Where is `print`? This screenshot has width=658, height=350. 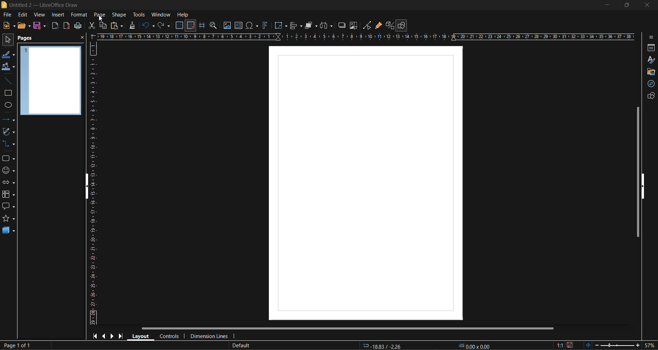 print is located at coordinates (78, 26).